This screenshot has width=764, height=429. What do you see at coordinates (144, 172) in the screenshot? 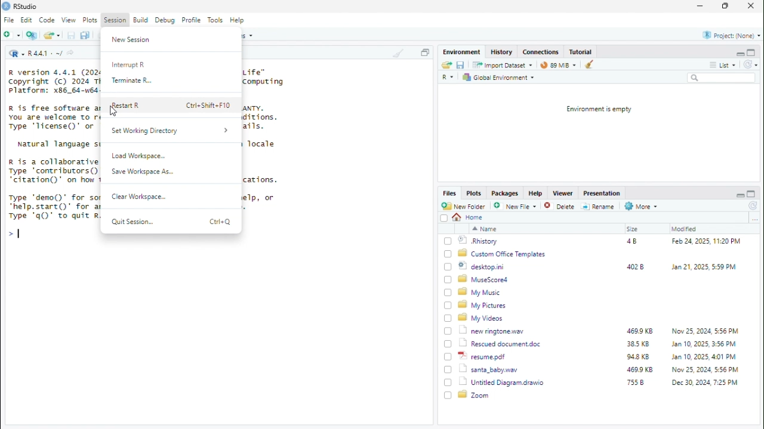
I see `‘Save Workspace As.` at bounding box center [144, 172].